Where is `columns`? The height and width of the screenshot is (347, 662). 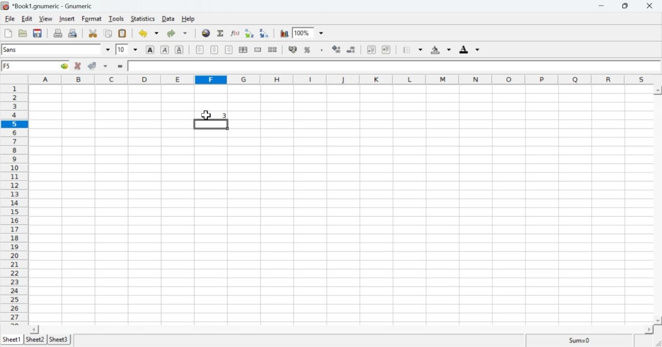 columns is located at coordinates (338, 80).